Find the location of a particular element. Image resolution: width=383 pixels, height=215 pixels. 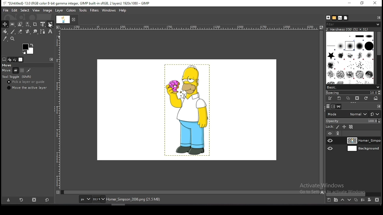

colors is located at coordinates (71, 10).